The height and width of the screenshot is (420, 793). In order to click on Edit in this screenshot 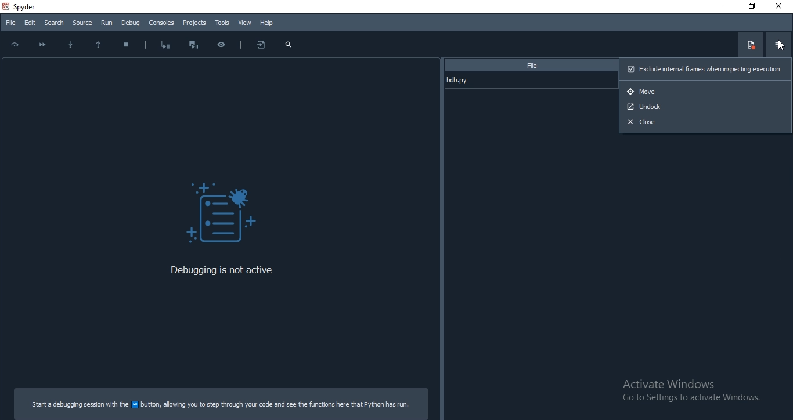, I will do `click(30, 23)`.